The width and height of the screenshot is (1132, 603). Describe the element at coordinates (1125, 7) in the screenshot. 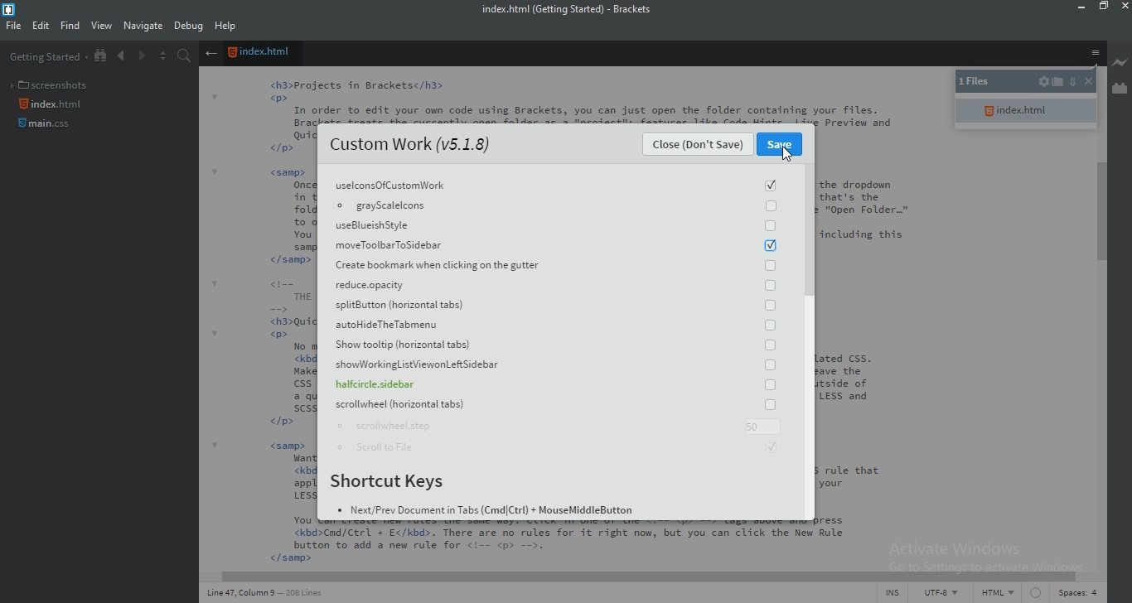

I see `close` at that location.